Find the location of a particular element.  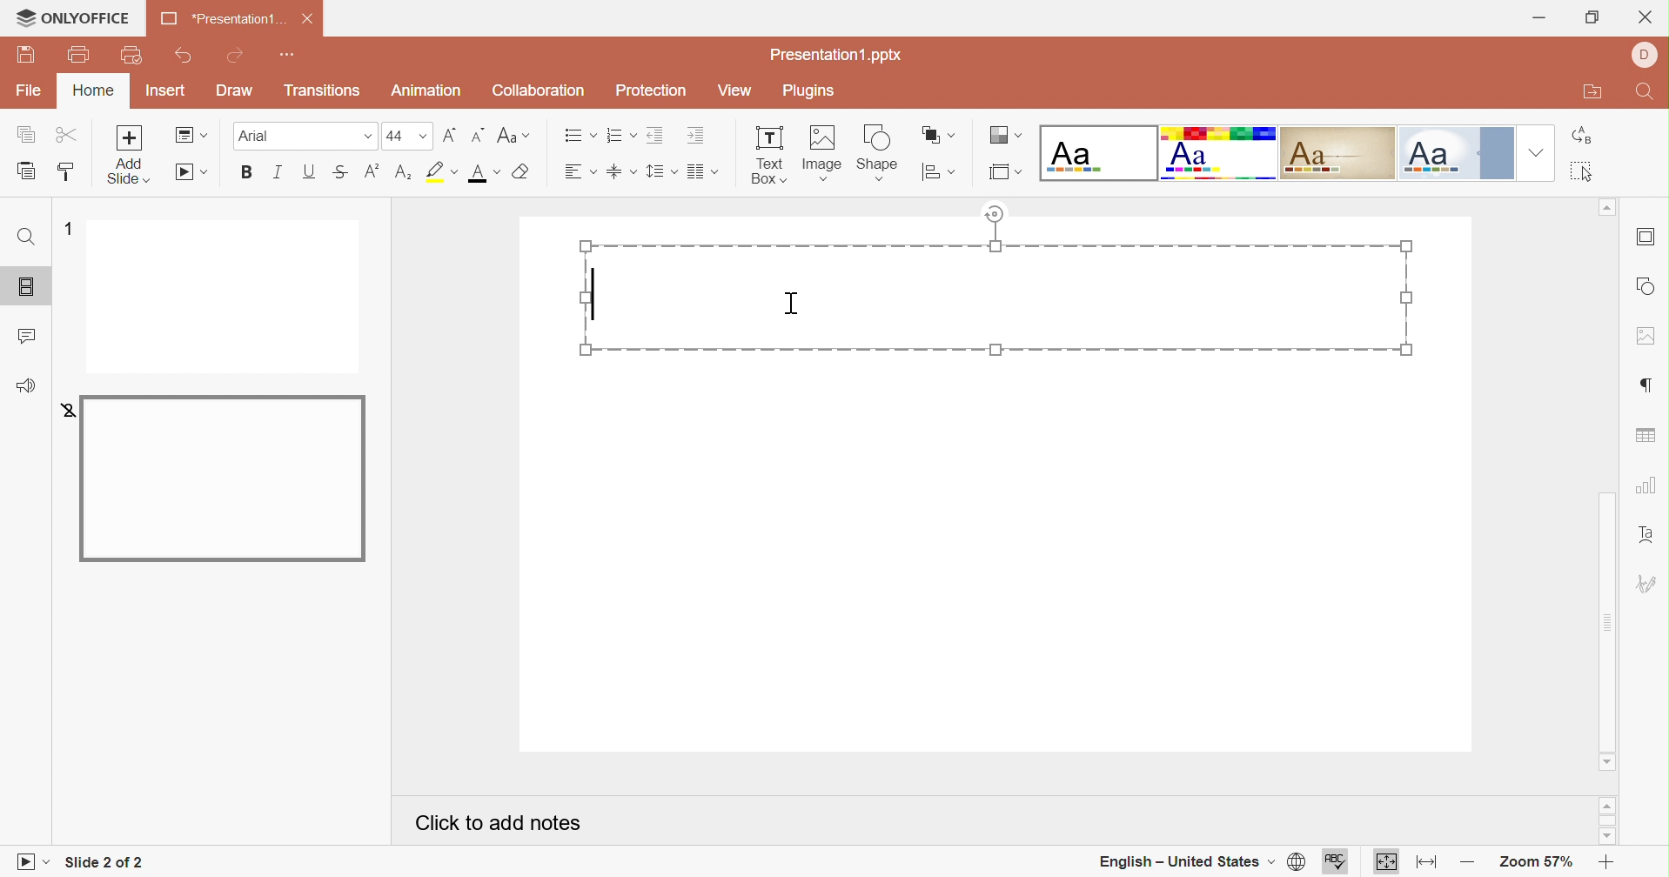

Cut is located at coordinates (71, 135).